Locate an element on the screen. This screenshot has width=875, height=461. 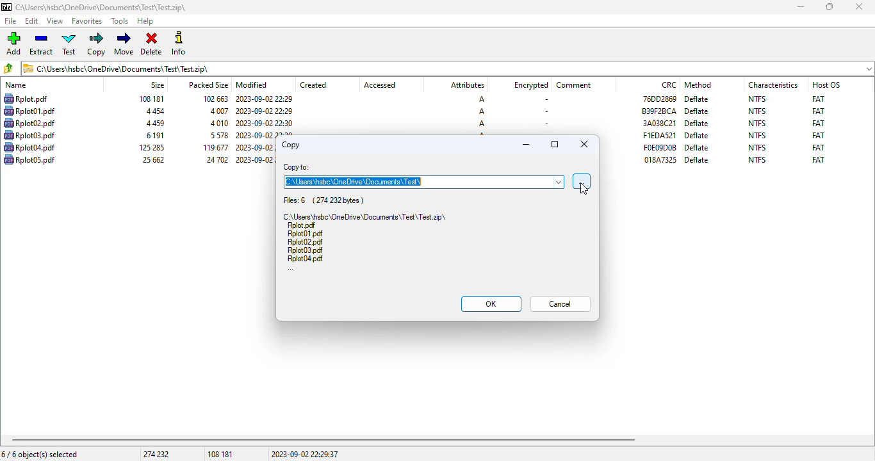
modified date & time is located at coordinates (265, 134).